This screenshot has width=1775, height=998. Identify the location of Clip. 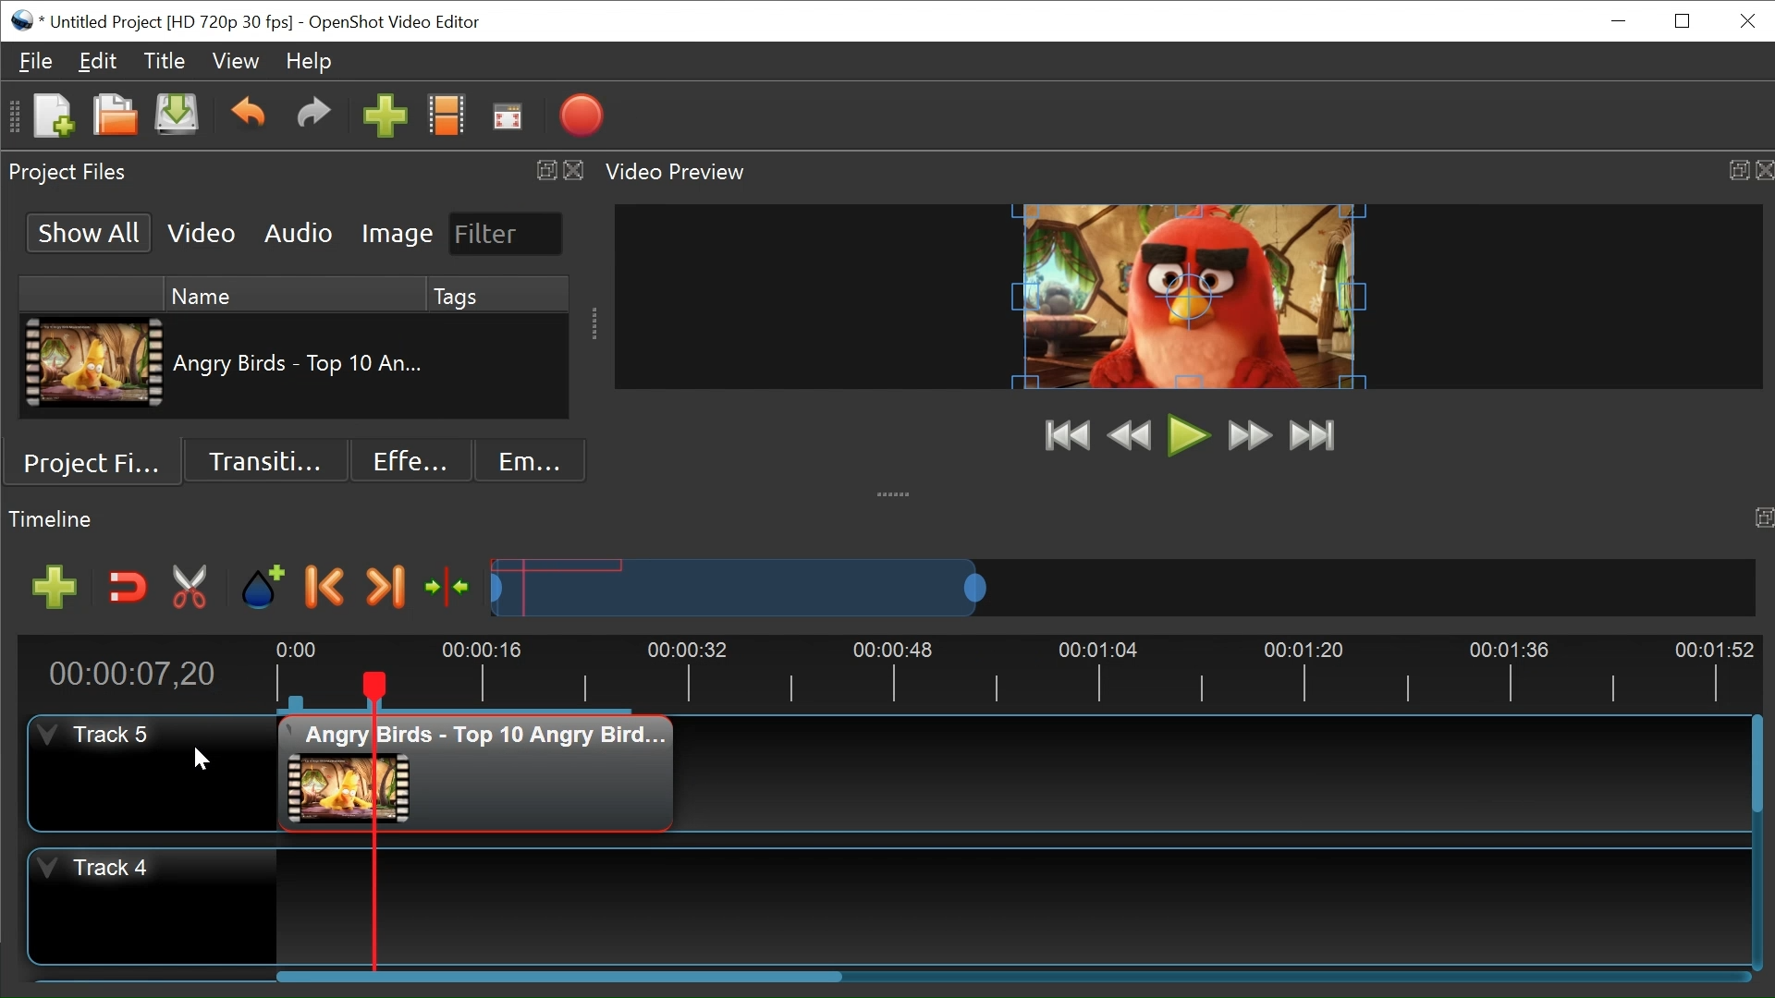
(95, 364).